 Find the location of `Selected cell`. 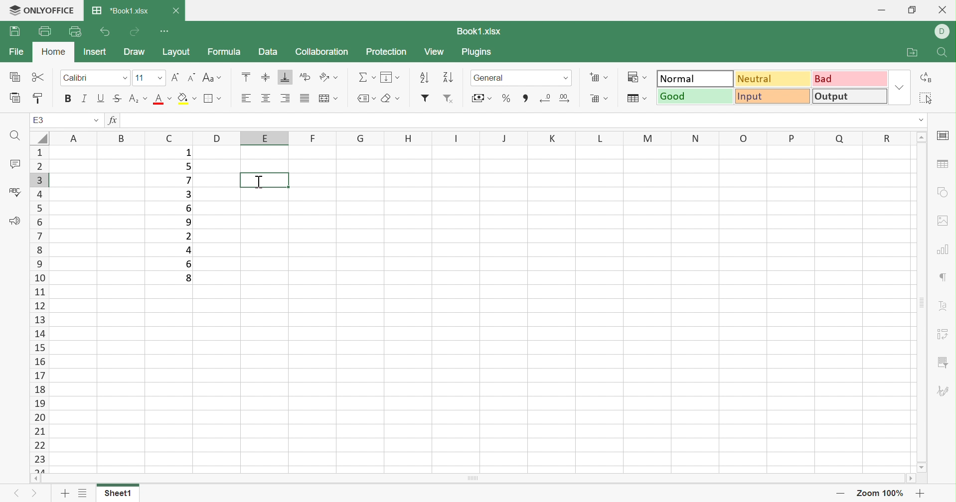

Selected cell is located at coordinates (263, 180).